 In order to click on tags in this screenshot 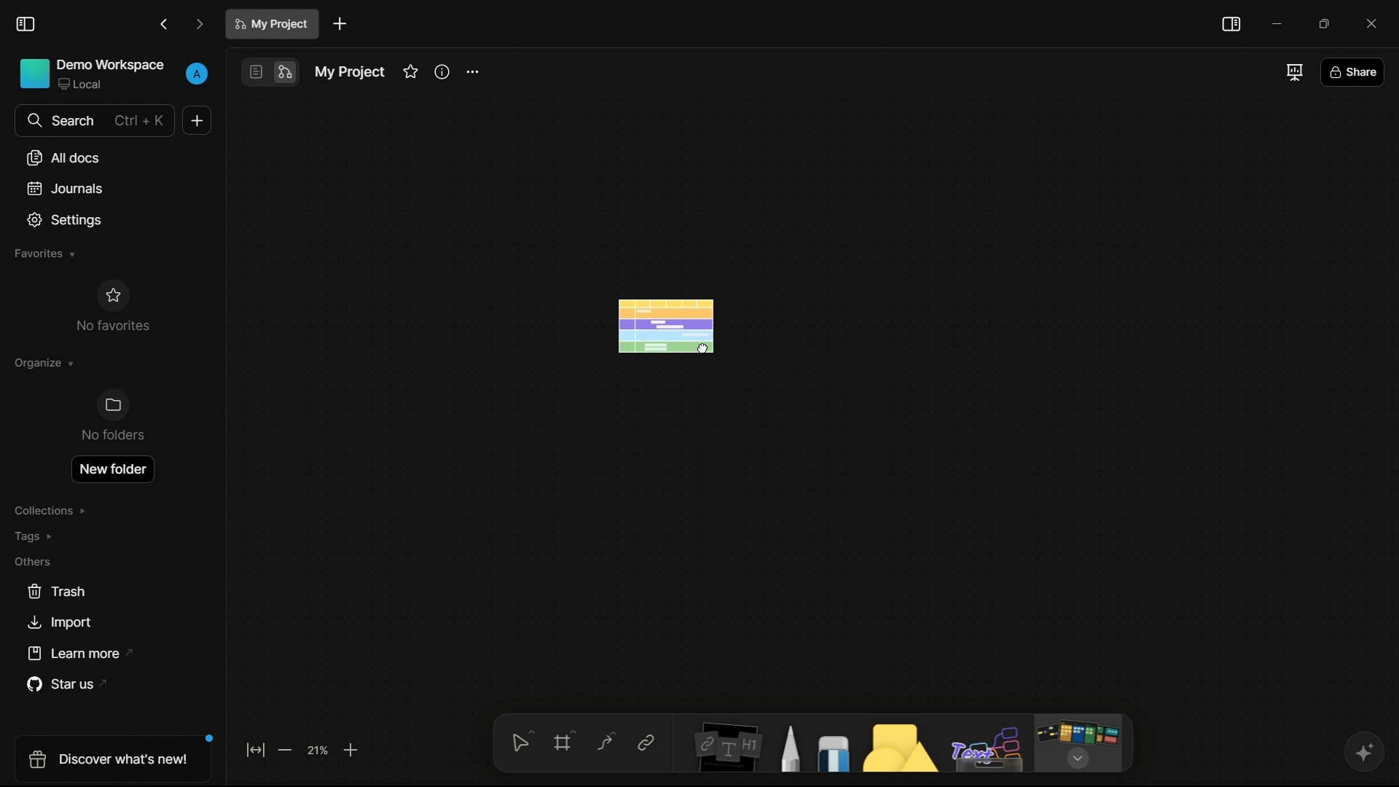, I will do `click(36, 536)`.